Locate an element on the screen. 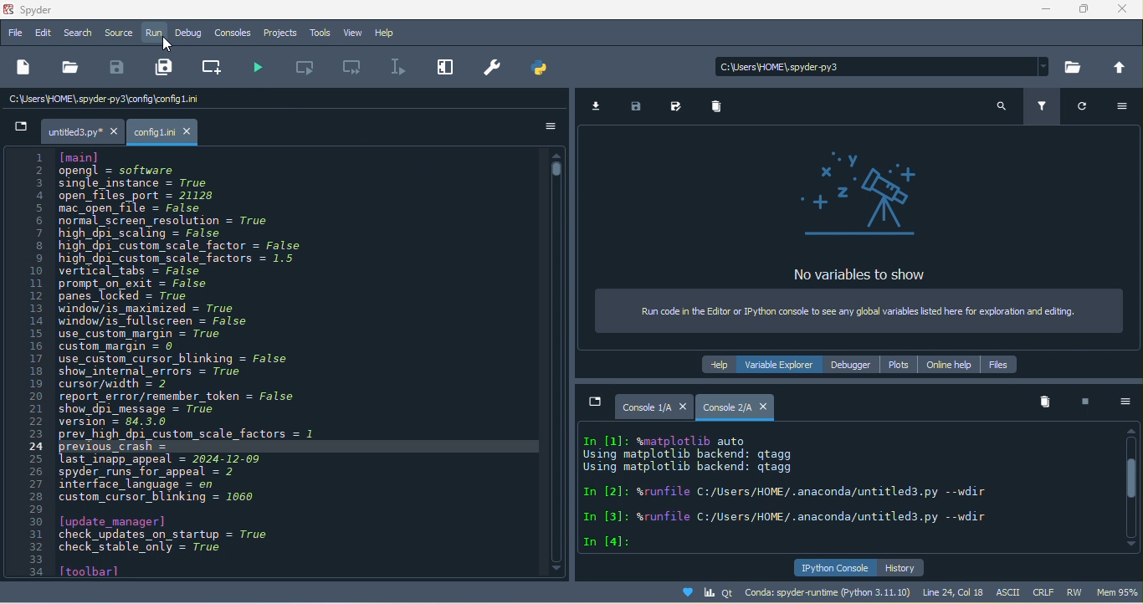  search bar is located at coordinates (878, 66).